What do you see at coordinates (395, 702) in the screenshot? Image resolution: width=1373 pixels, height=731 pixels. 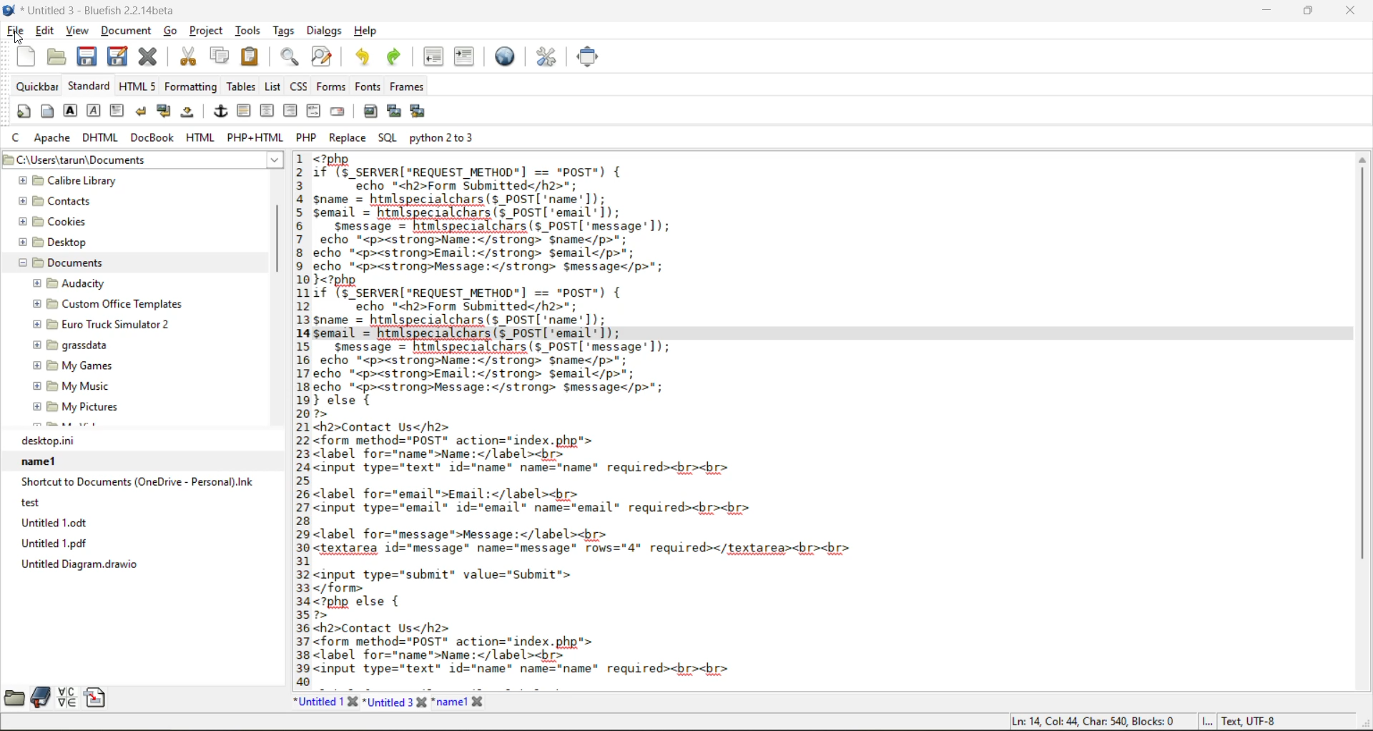 I see `Untitled 3 tab` at bounding box center [395, 702].